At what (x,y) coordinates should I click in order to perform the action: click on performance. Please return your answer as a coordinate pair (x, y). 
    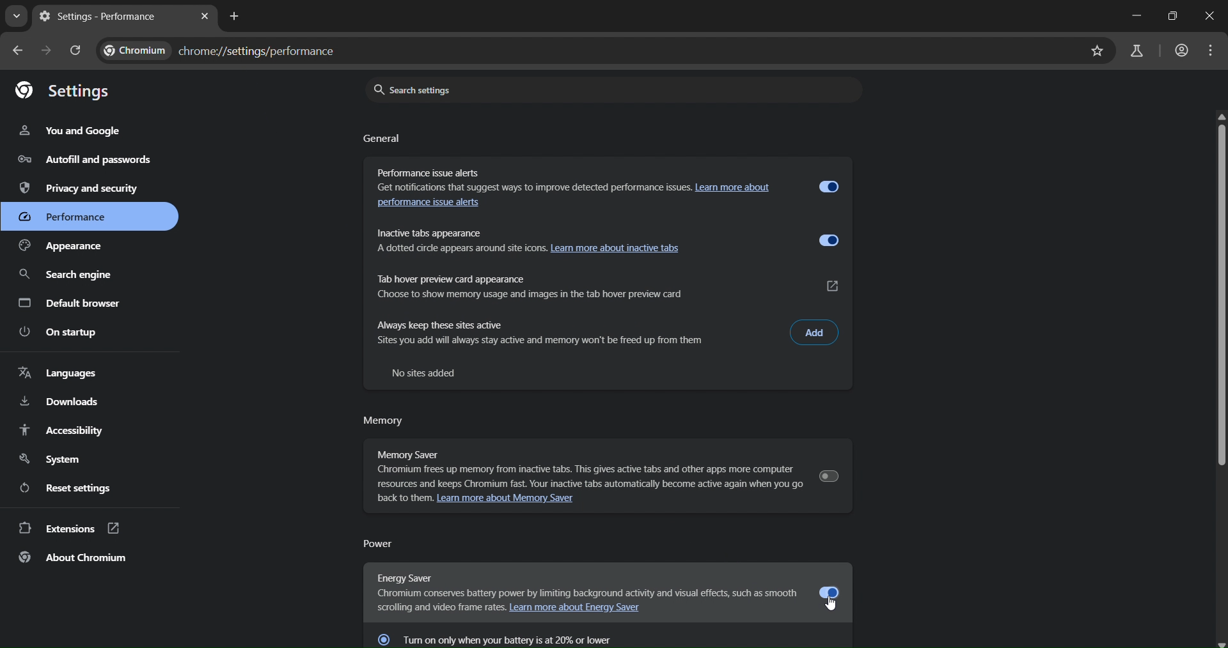
    Looking at the image, I should click on (70, 219).